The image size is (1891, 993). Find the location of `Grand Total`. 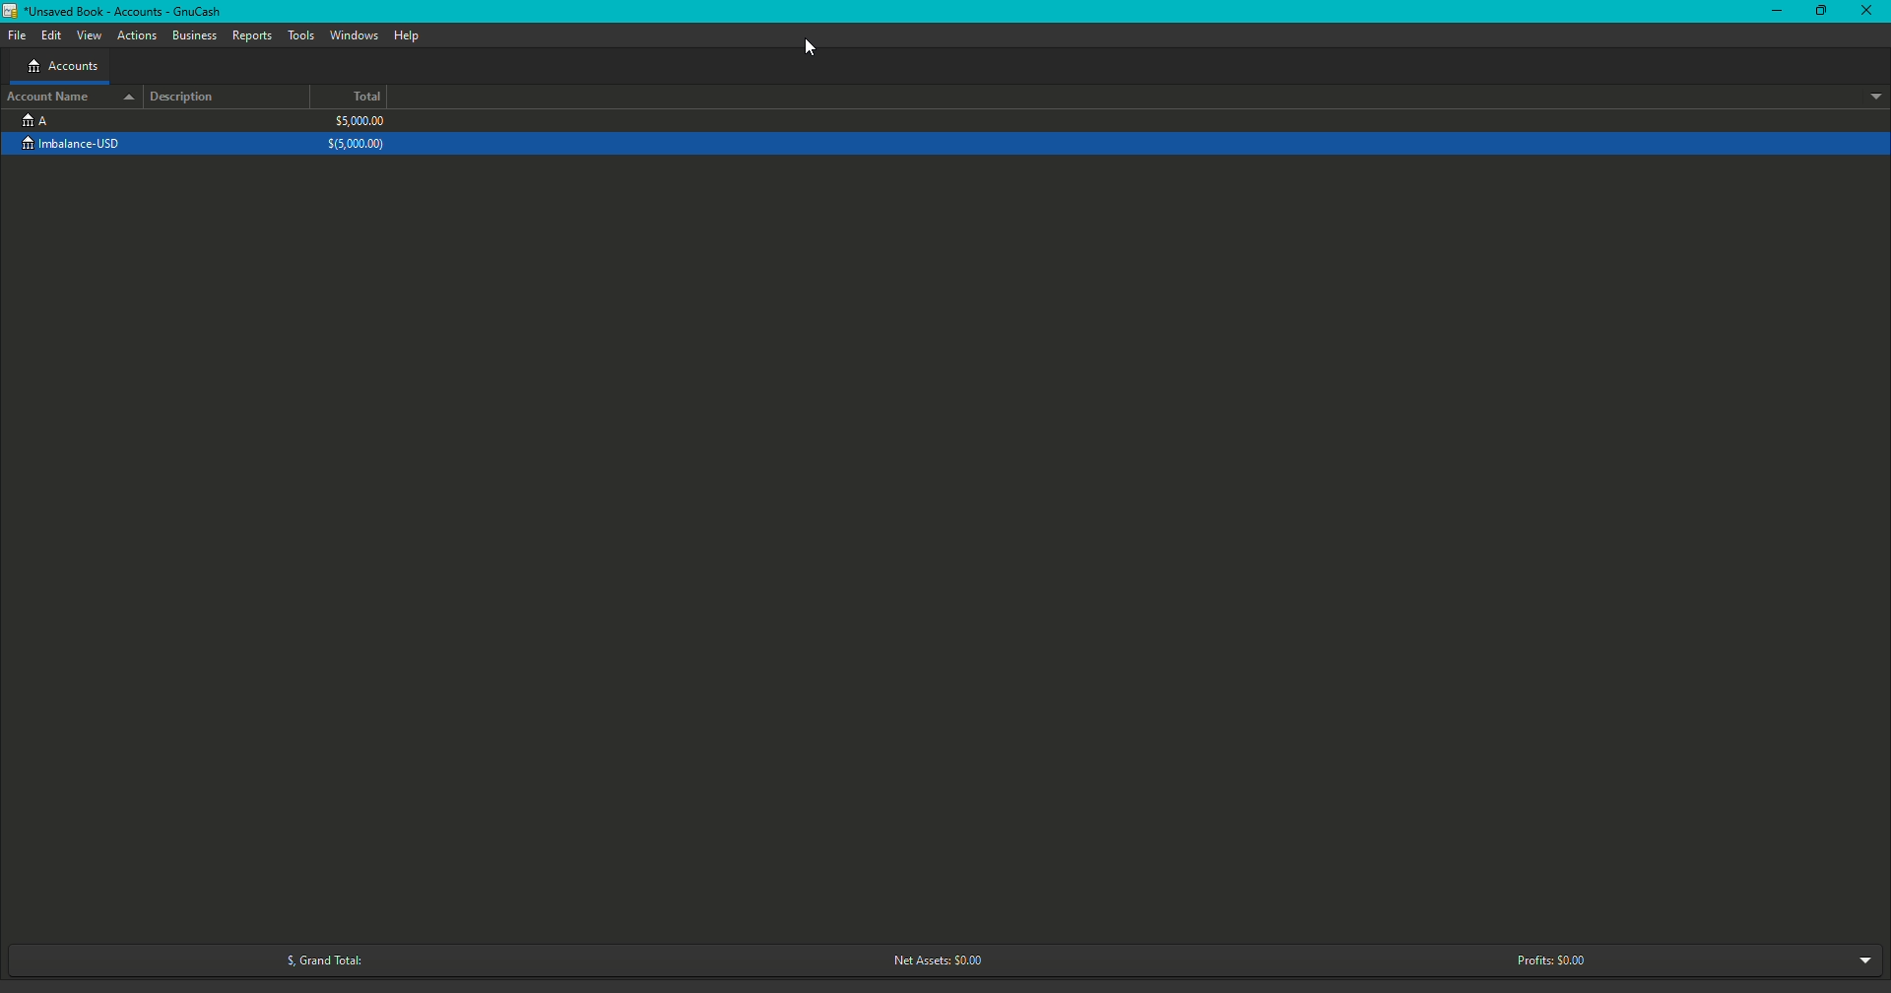

Grand Total is located at coordinates (317, 960).